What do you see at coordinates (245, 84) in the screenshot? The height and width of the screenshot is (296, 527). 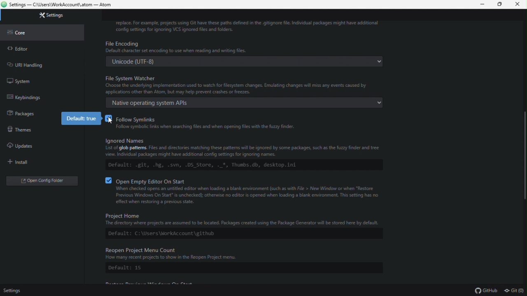 I see `file System watcher` at bounding box center [245, 84].